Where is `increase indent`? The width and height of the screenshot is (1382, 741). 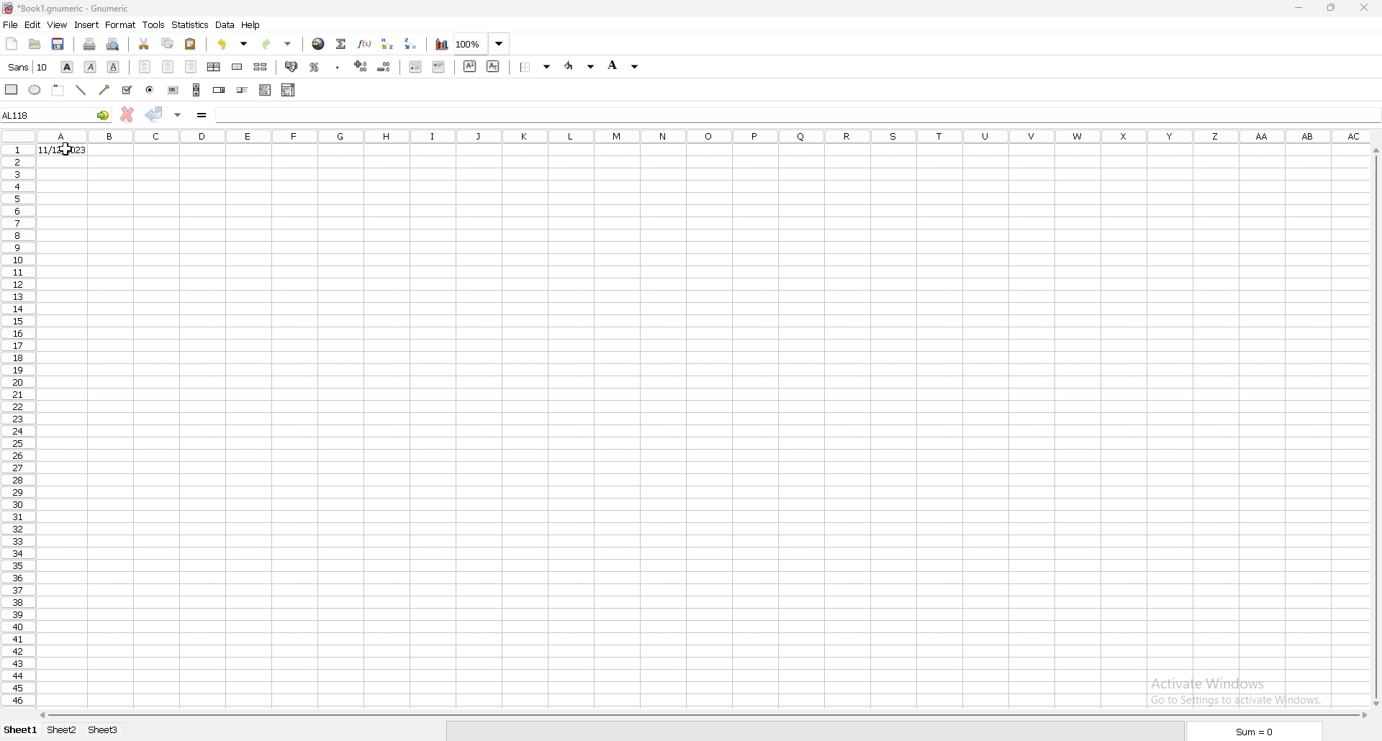
increase indent is located at coordinates (361, 66).